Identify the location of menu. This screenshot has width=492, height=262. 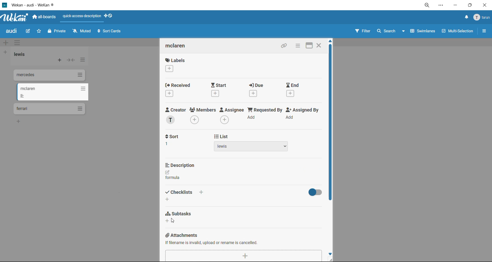
(482, 18).